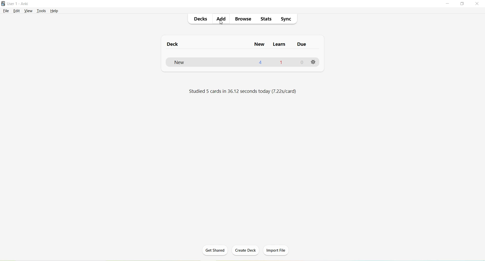 The width and height of the screenshot is (485, 261). I want to click on 4, so click(261, 62).